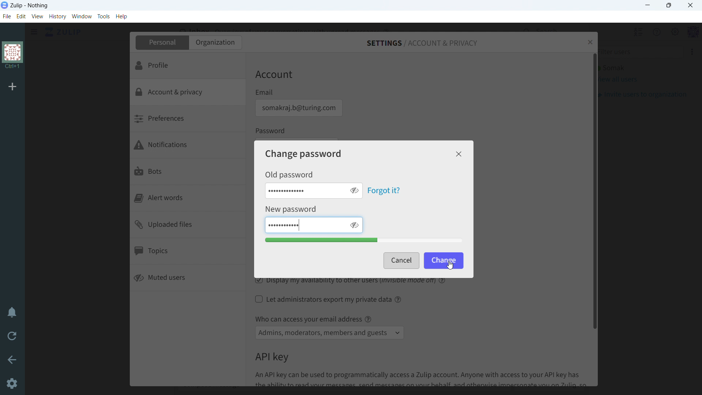 This screenshot has height=395, width=702. What do you see at coordinates (21, 16) in the screenshot?
I see `edit` at bounding box center [21, 16].